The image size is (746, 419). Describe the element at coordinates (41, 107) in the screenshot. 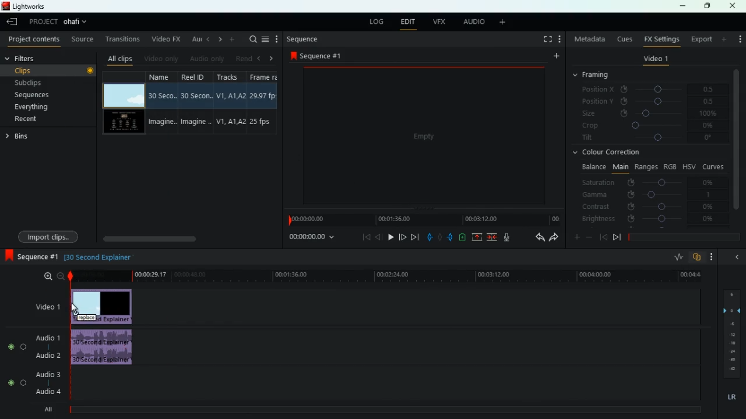

I see `everything` at that location.